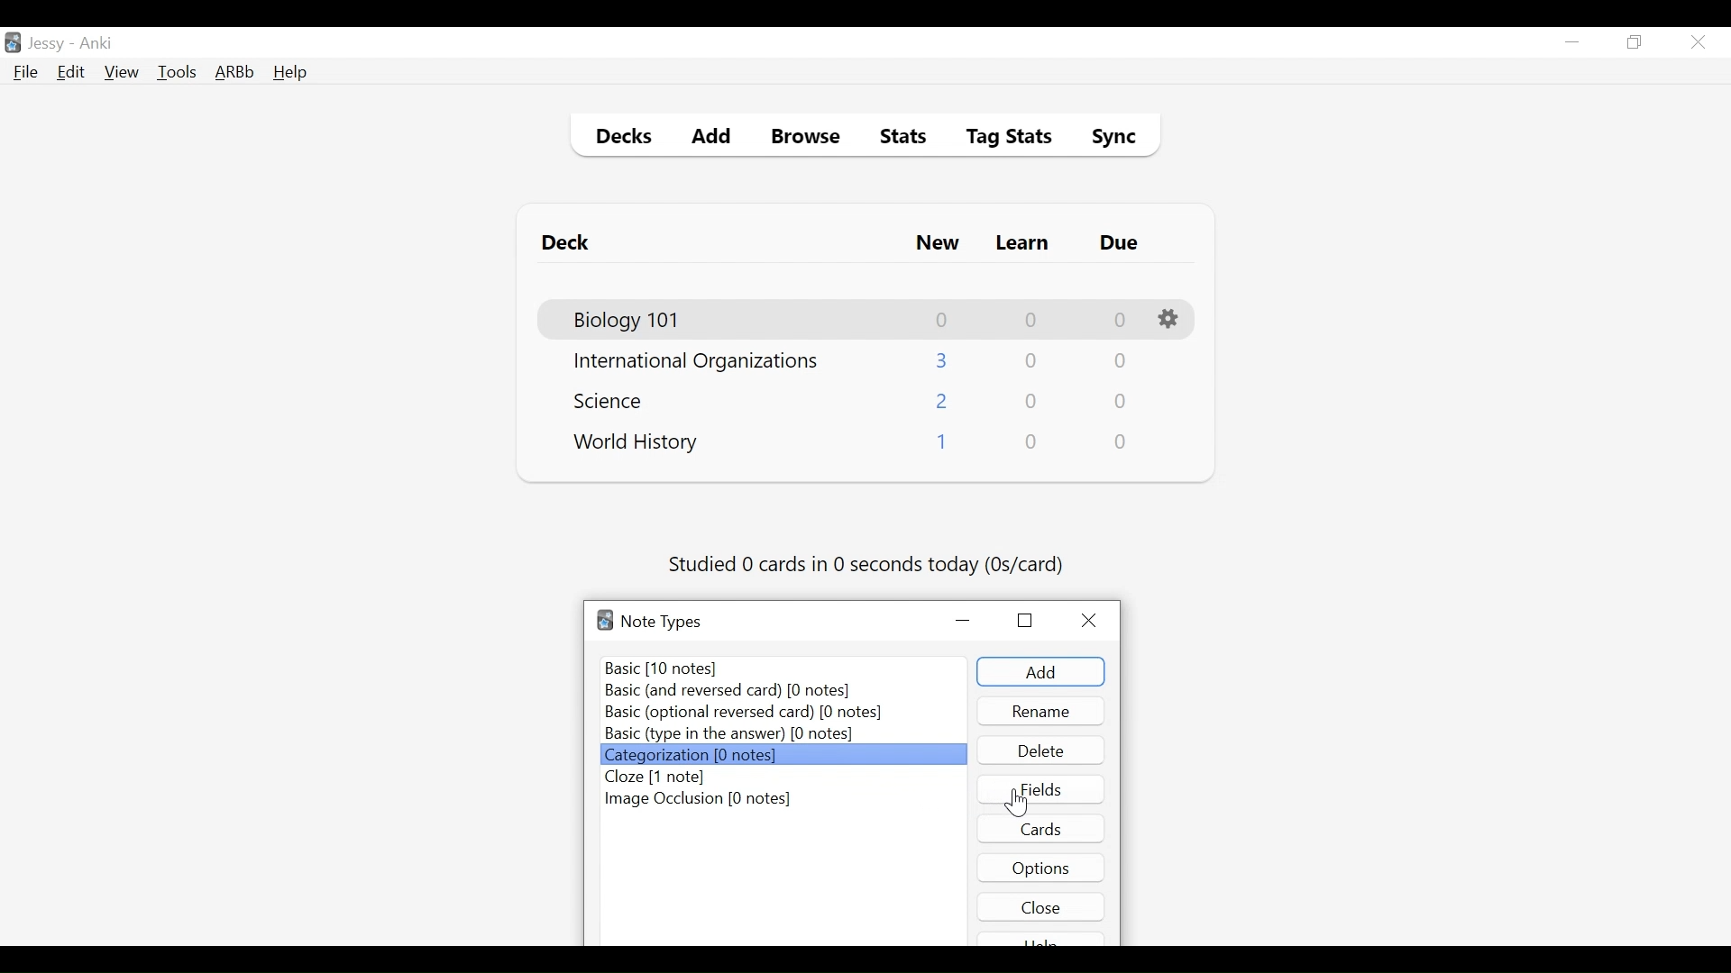  What do you see at coordinates (1030, 361) in the screenshot?
I see `Learn Card Count` at bounding box center [1030, 361].